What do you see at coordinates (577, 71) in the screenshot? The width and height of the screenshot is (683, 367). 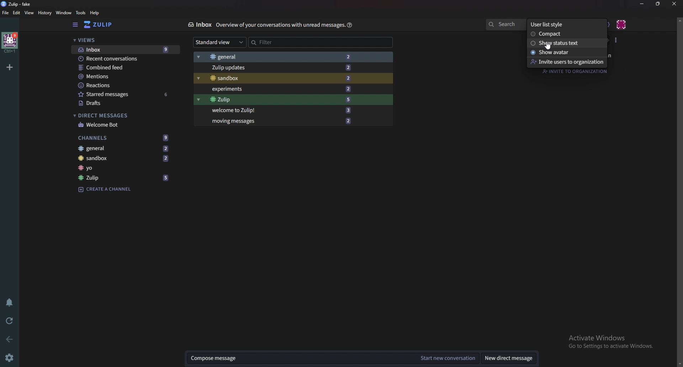 I see `Invite to organization` at bounding box center [577, 71].